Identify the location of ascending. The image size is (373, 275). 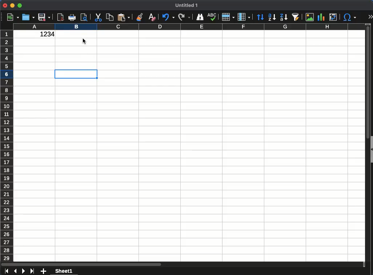
(272, 17).